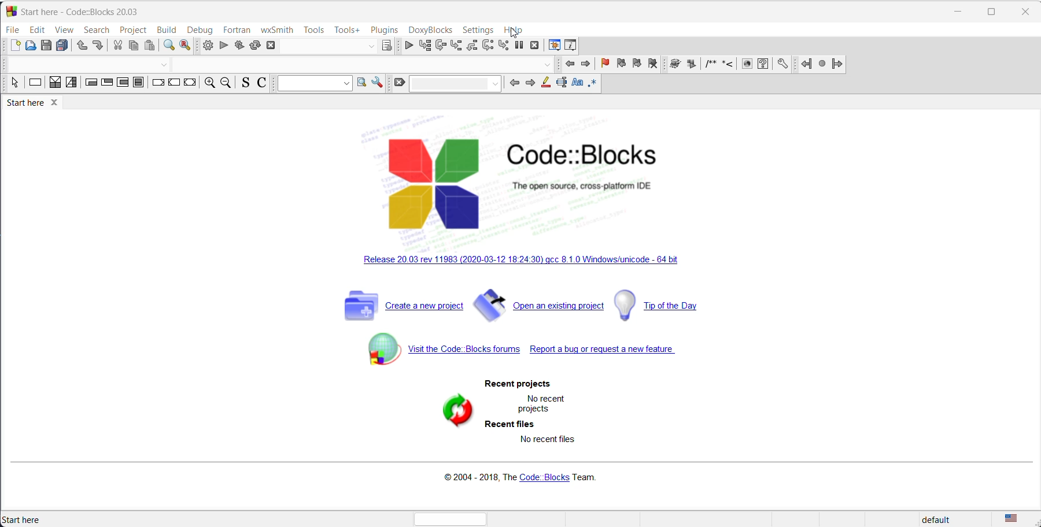 The width and height of the screenshot is (1041, 527). What do you see at coordinates (489, 47) in the screenshot?
I see `next instruction` at bounding box center [489, 47].